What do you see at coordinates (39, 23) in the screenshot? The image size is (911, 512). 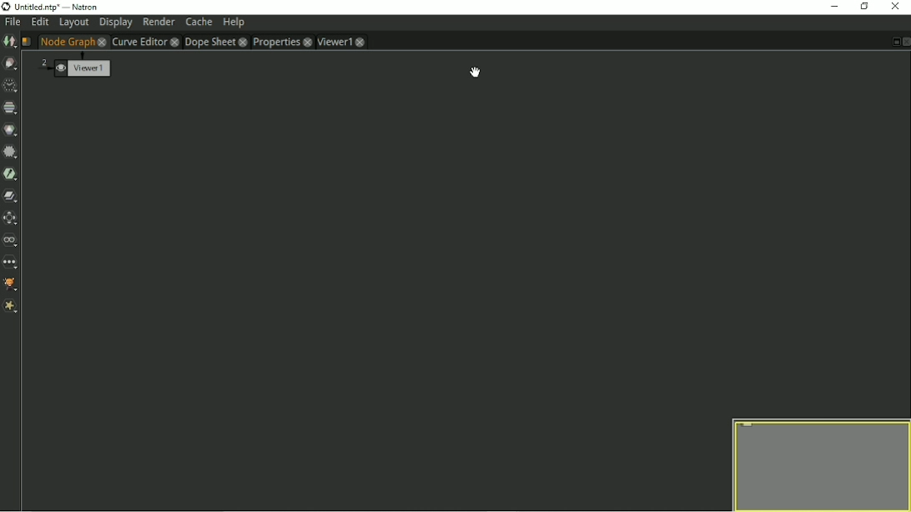 I see `Edit` at bounding box center [39, 23].